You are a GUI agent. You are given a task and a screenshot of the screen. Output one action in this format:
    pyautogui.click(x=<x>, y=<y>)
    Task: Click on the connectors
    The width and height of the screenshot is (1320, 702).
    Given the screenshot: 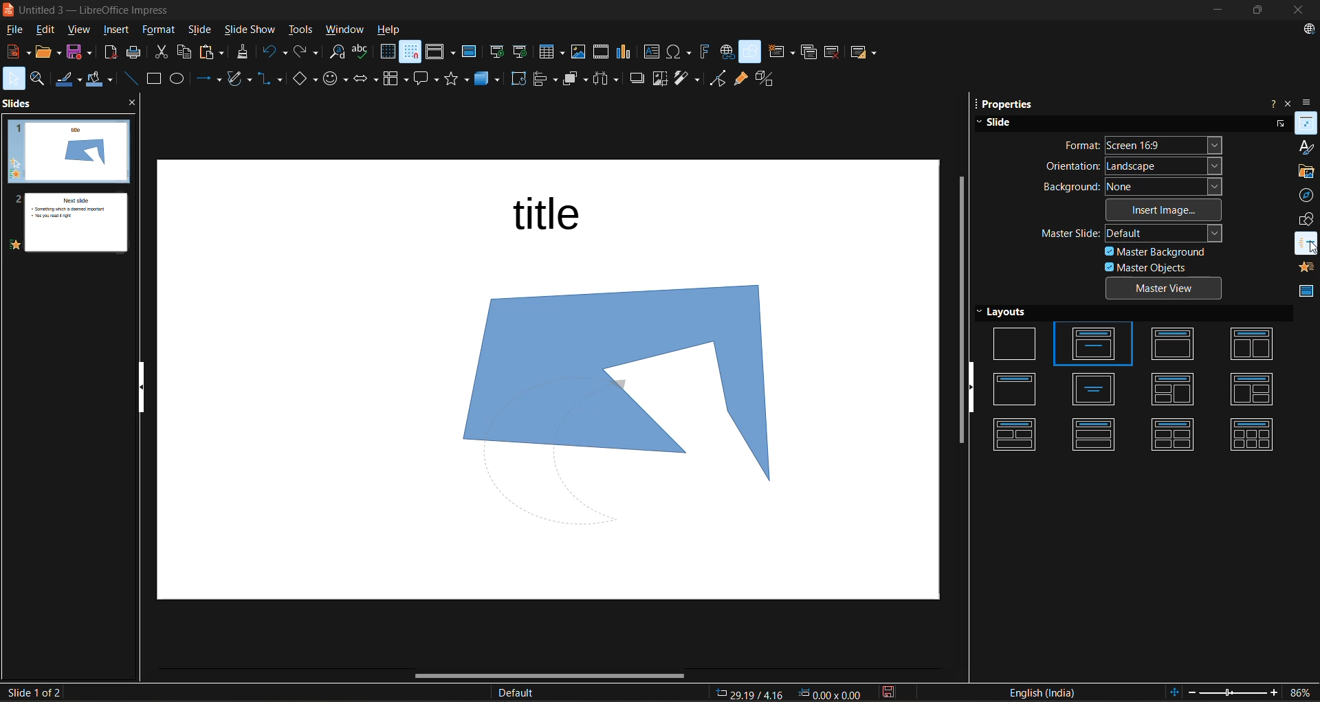 What is the action you would take?
    pyautogui.click(x=271, y=78)
    